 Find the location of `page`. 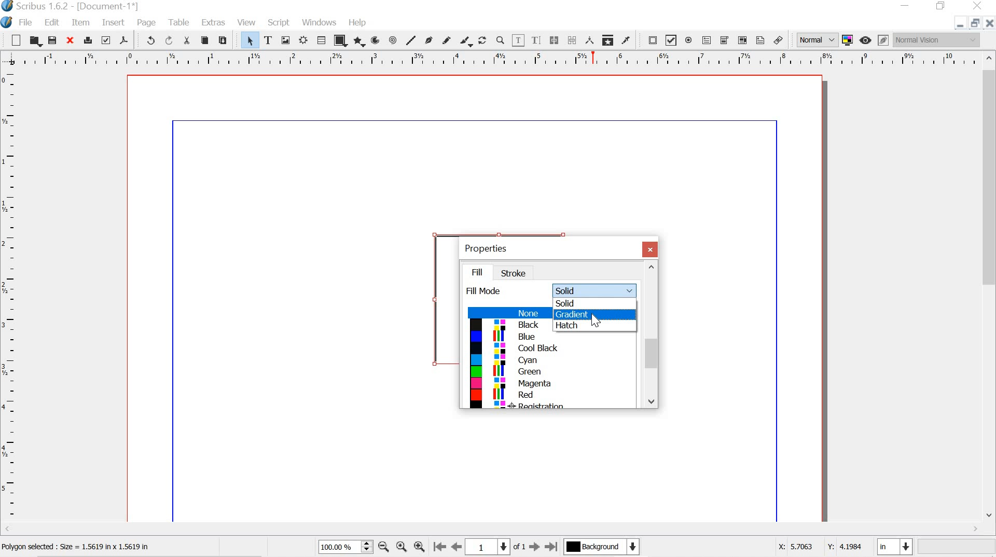

page is located at coordinates (149, 23).